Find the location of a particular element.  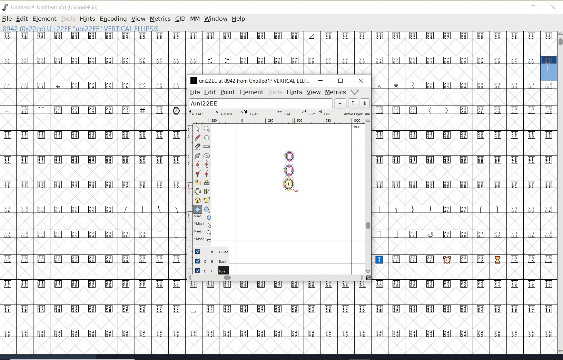

restore is located at coordinates (533, 8).